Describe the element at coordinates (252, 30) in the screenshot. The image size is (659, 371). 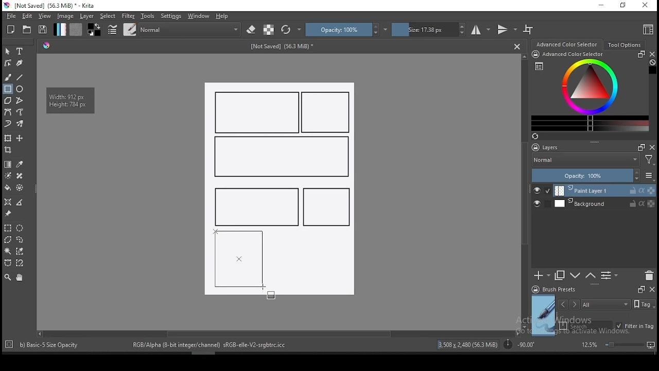
I see `set eraser mode` at that location.